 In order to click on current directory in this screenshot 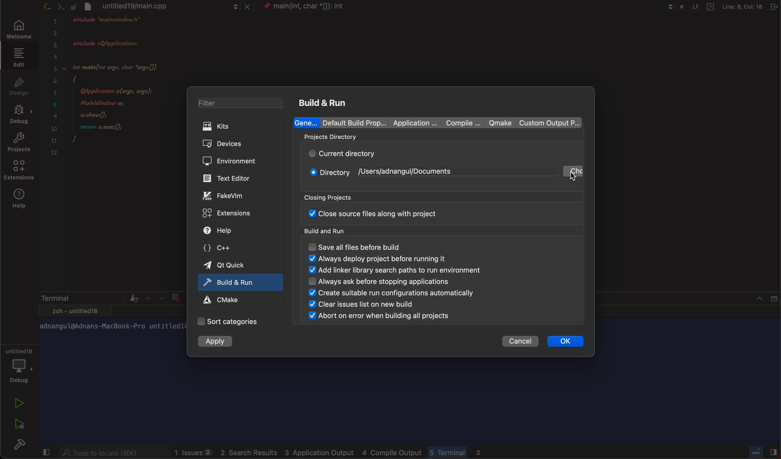, I will do `click(440, 153)`.